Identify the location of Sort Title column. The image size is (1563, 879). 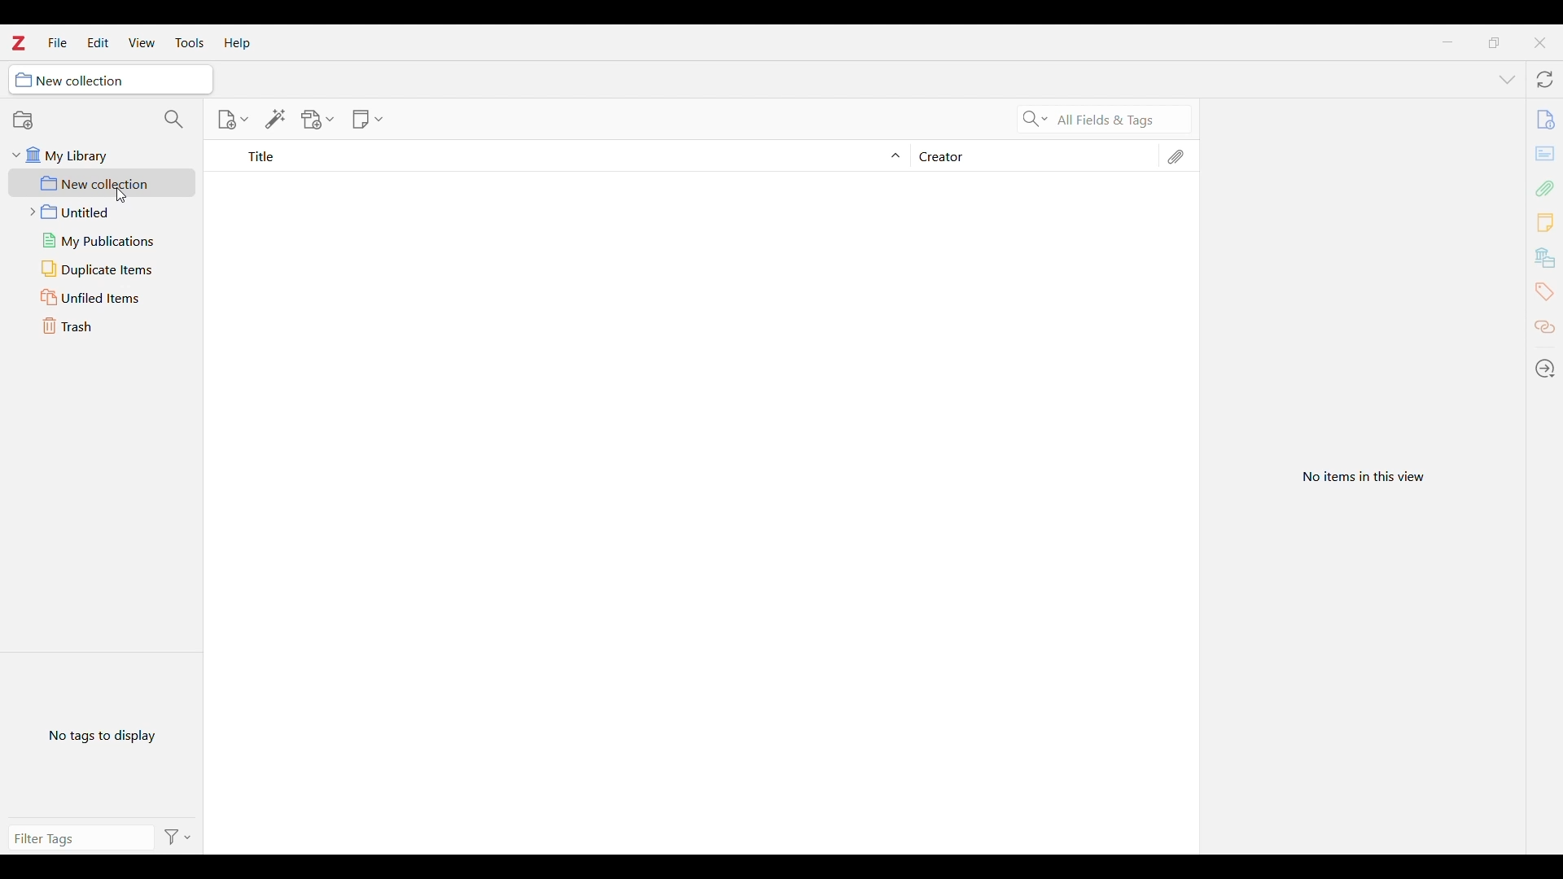
(567, 156).